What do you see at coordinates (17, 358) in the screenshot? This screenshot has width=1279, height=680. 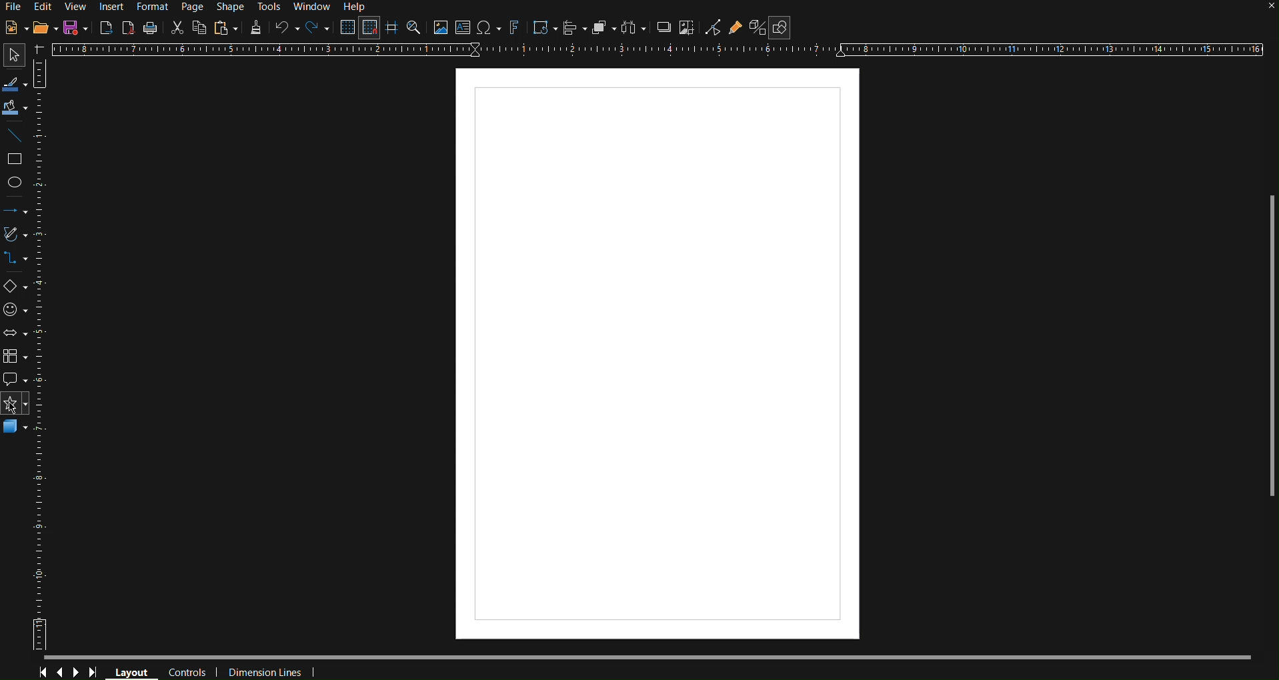 I see `Flowchart` at bounding box center [17, 358].